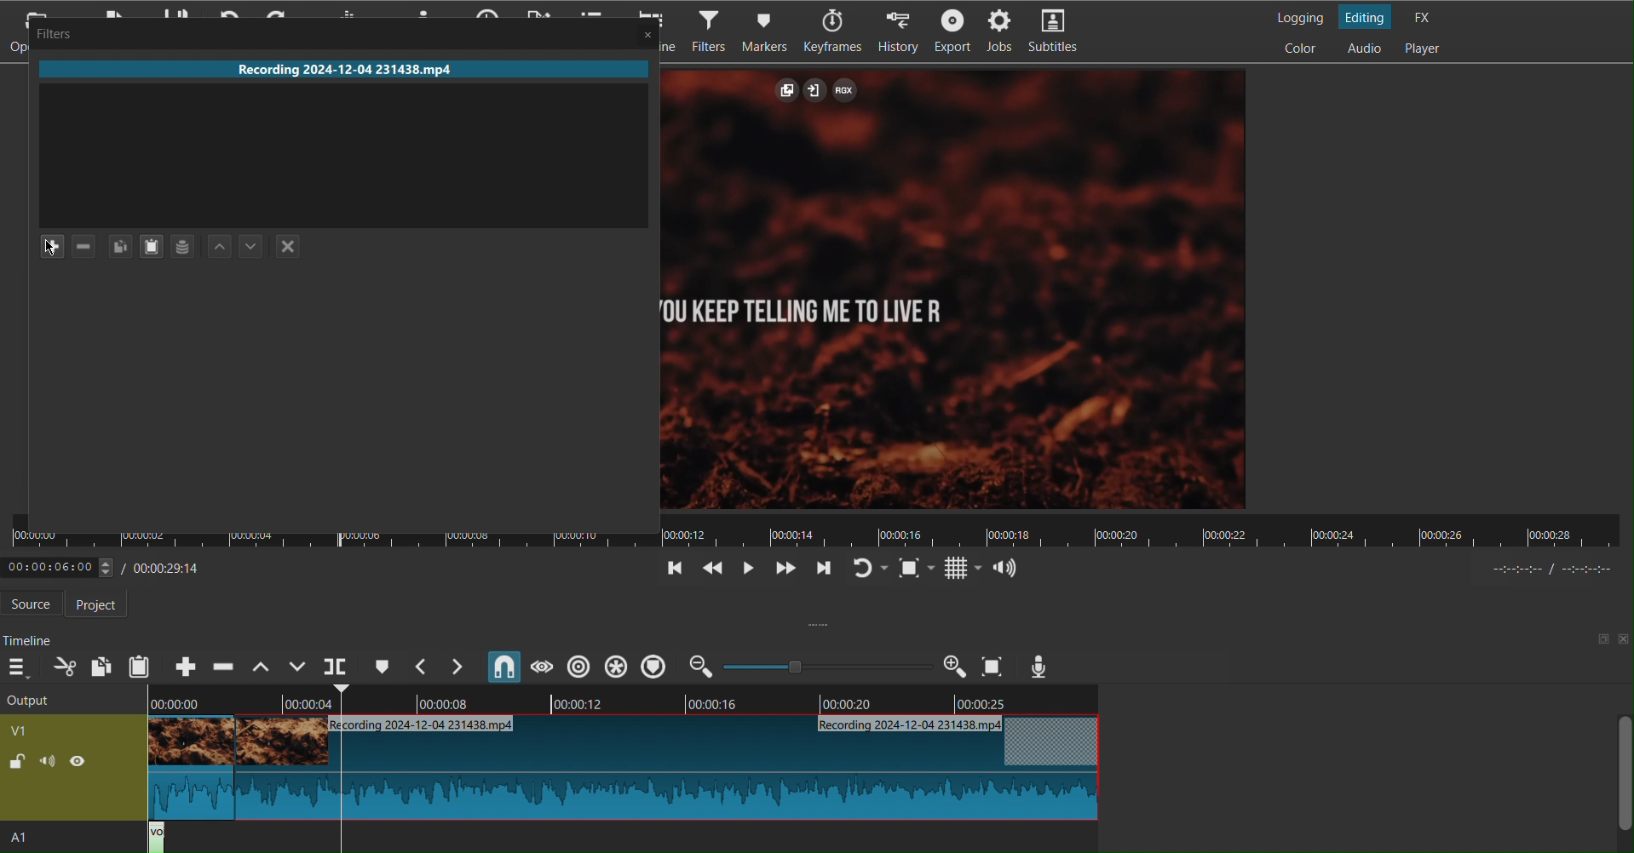 The height and width of the screenshot is (853, 1634). What do you see at coordinates (187, 666) in the screenshot?
I see `Append` at bounding box center [187, 666].